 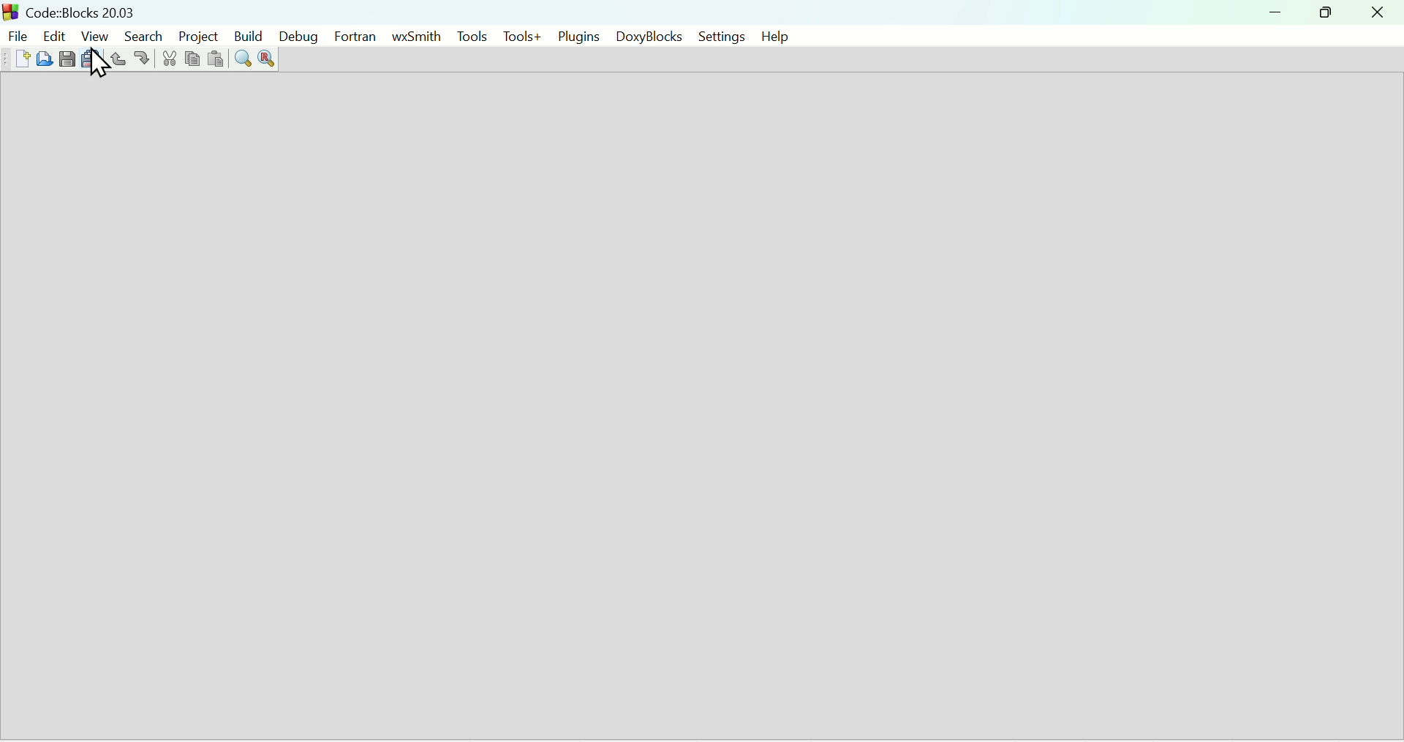 I want to click on Replace, so click(x=268, y=60).